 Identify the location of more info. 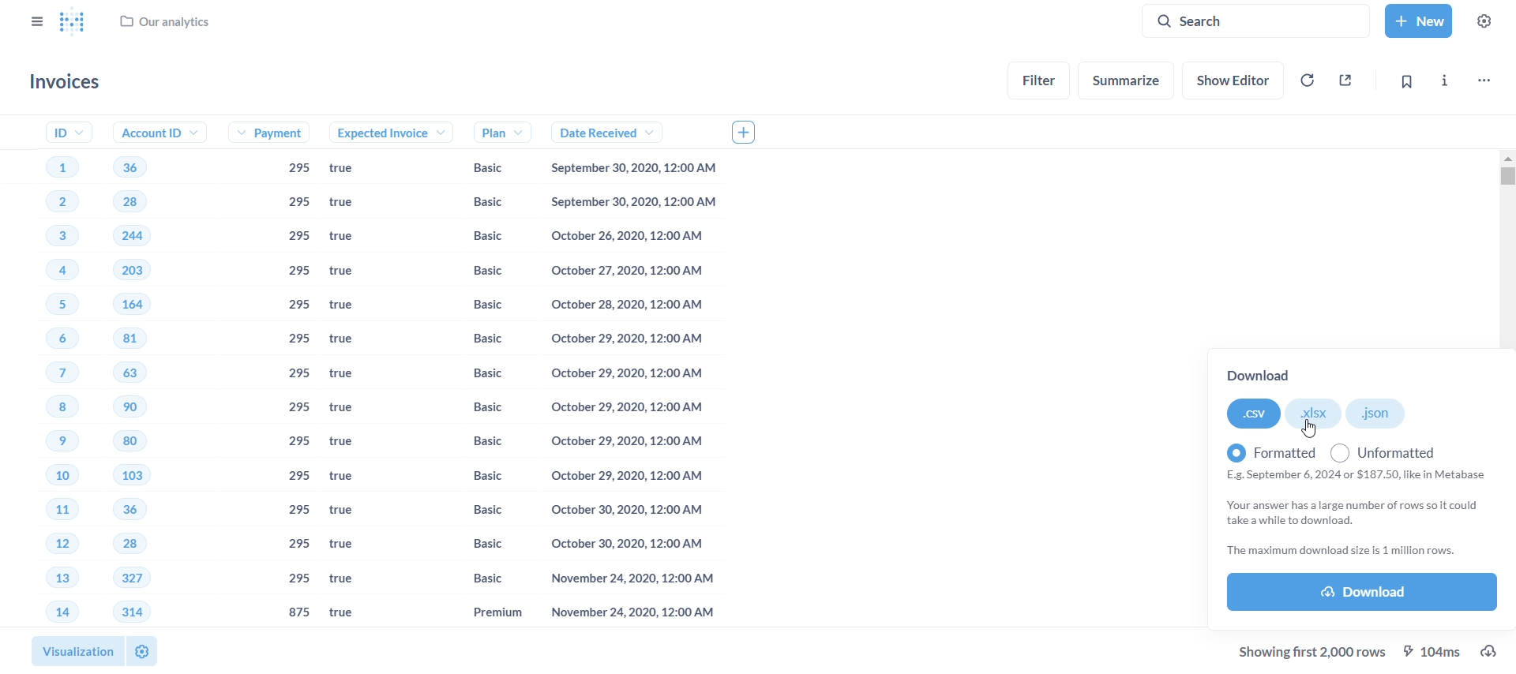
(1443, 78).